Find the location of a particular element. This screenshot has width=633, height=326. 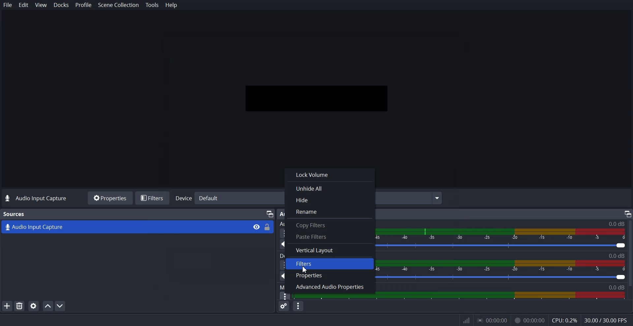

Lock is located at coordinates (267, 227).